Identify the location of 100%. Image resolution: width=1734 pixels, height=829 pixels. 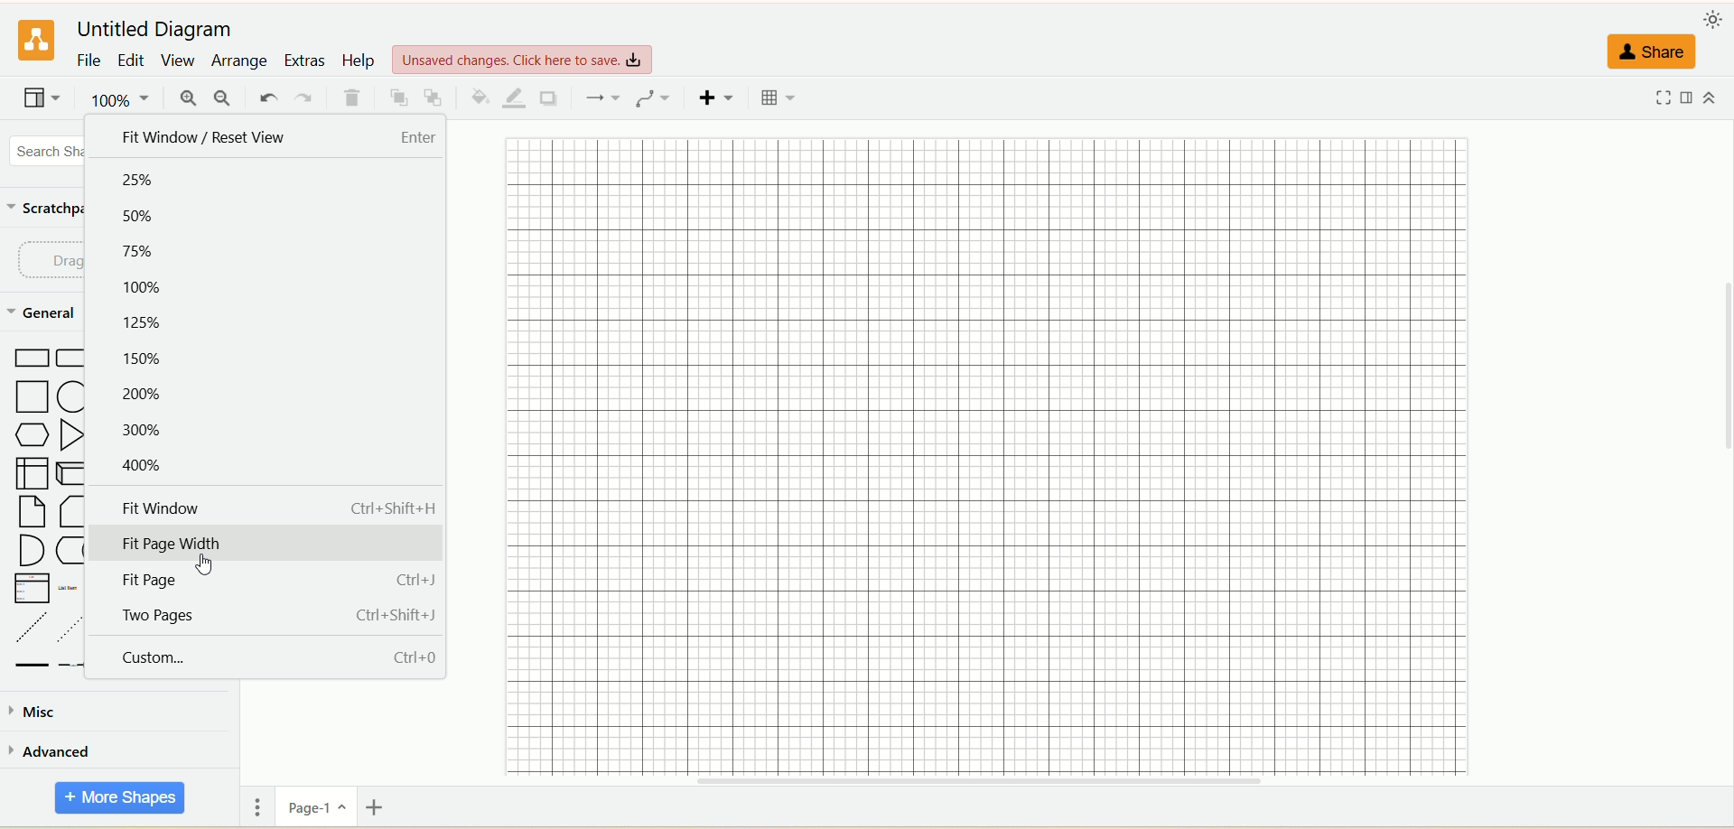
(140, 283).